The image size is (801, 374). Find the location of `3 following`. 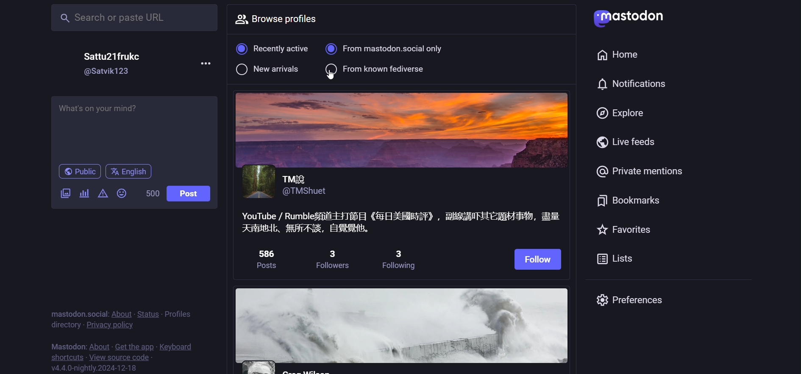

3 following is located at coordinates (400, 260).